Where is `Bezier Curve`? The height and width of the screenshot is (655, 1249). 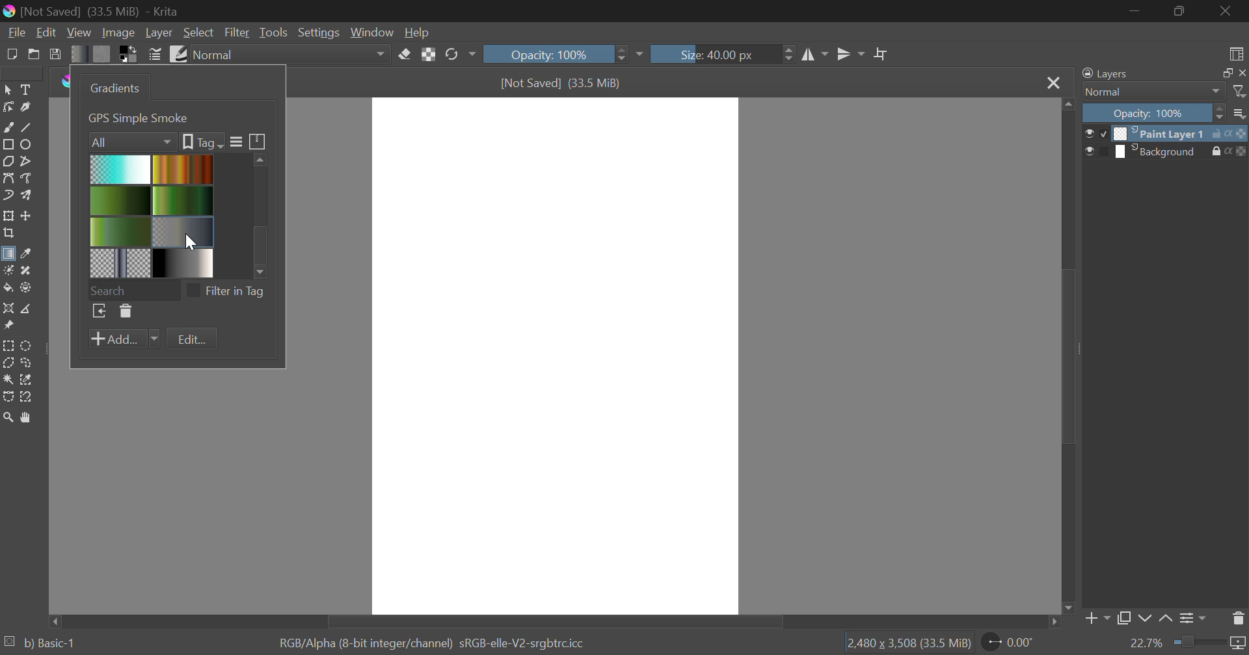 Bezier Curve is located at coordinates (8, 178).